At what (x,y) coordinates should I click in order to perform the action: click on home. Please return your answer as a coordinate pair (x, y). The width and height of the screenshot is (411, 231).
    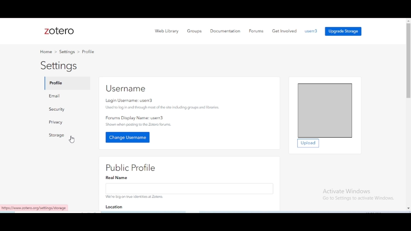
    Looking at the image, I should click on (46, 52).